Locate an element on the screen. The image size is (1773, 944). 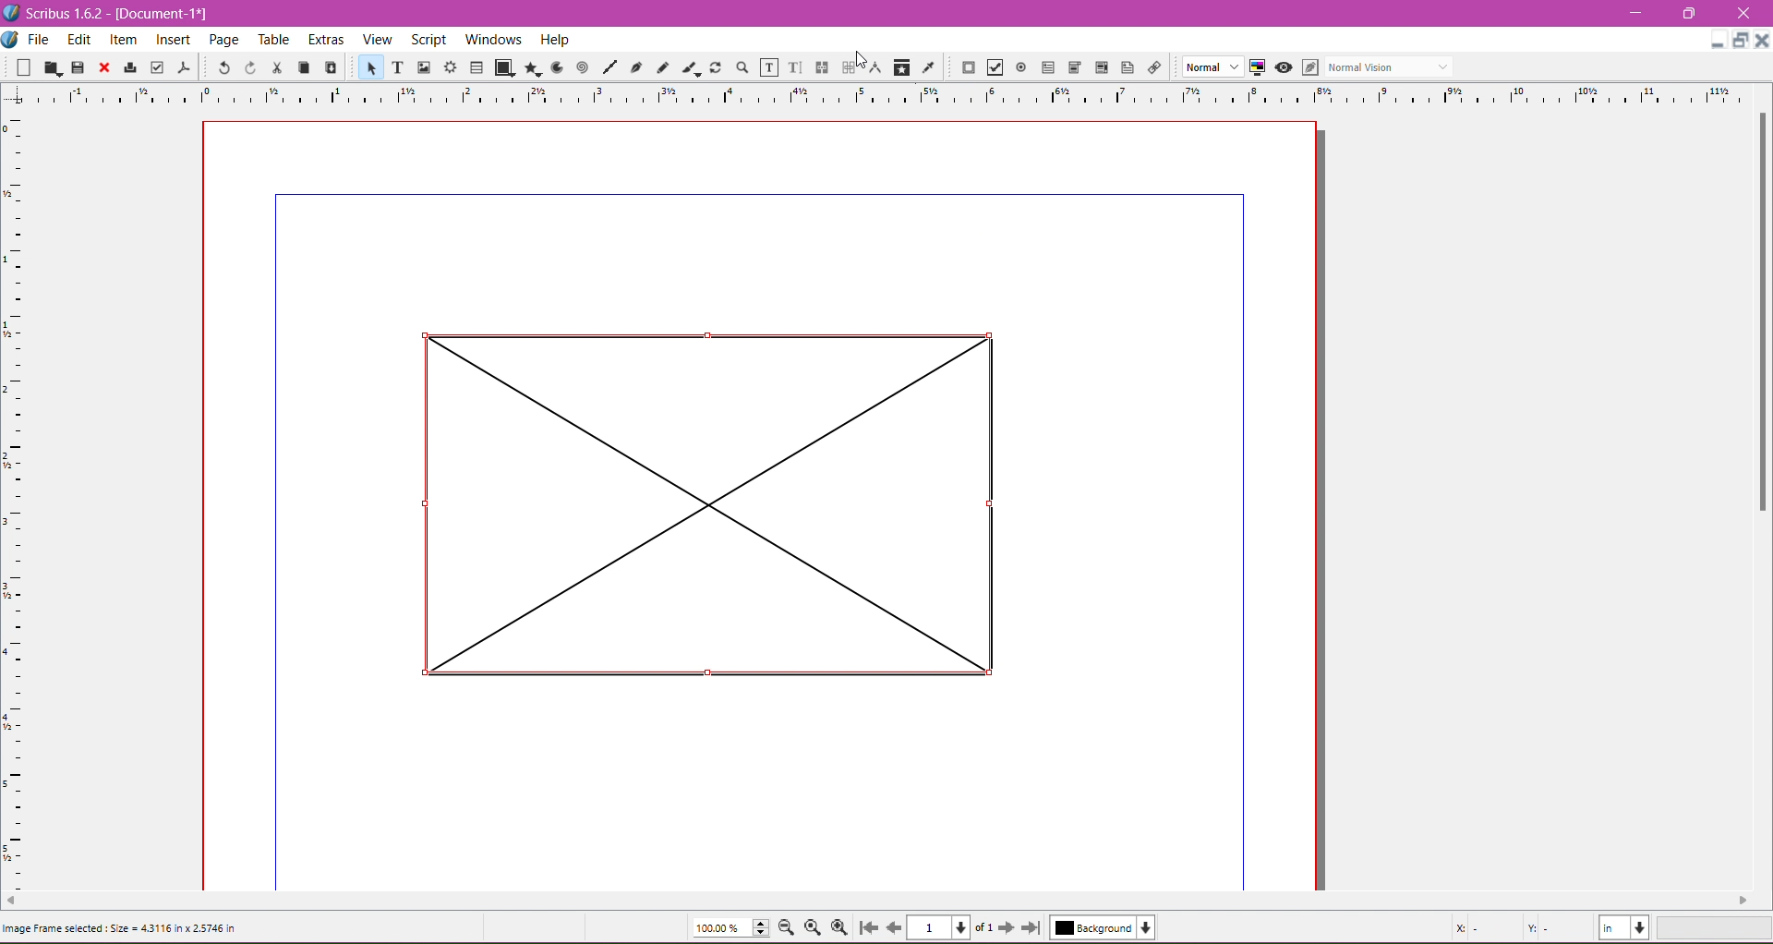
Toggle Color Management System is located at coordinates (1257, 67).